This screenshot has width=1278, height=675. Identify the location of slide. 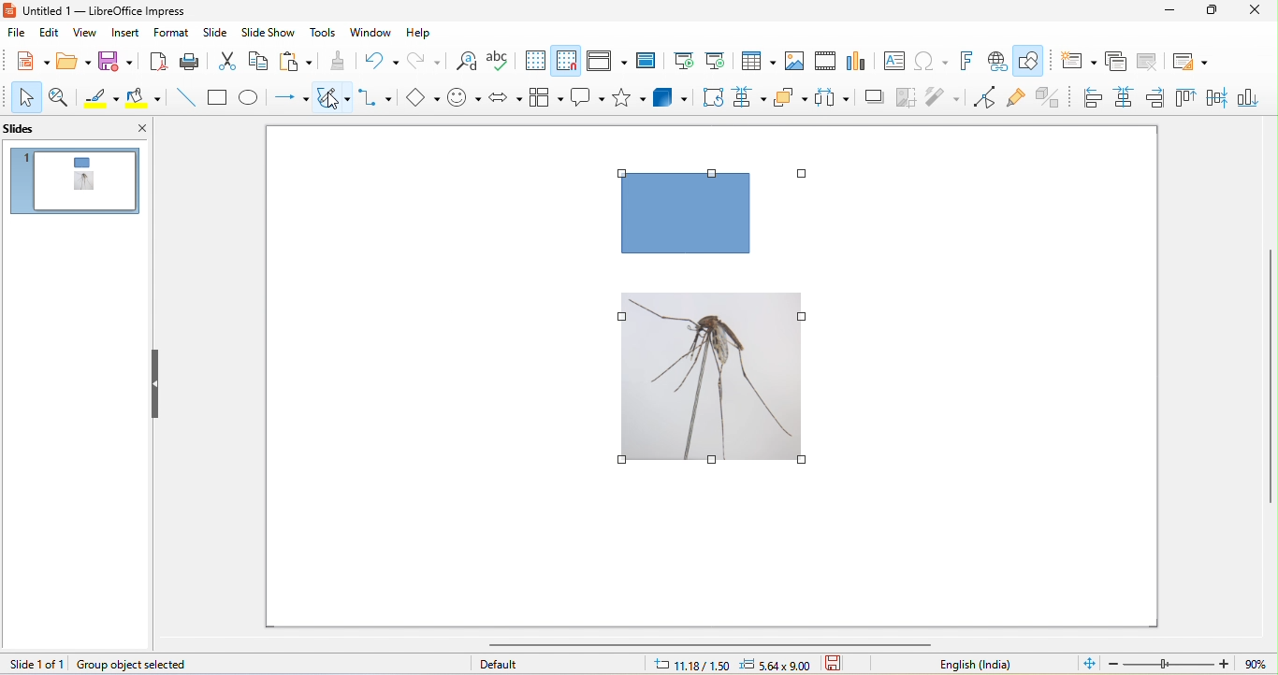
(220, 34).